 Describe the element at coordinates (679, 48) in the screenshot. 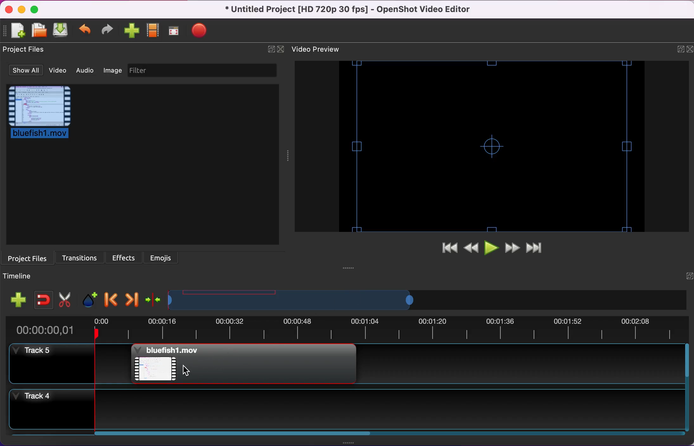

I see `expand/hide` at that location.